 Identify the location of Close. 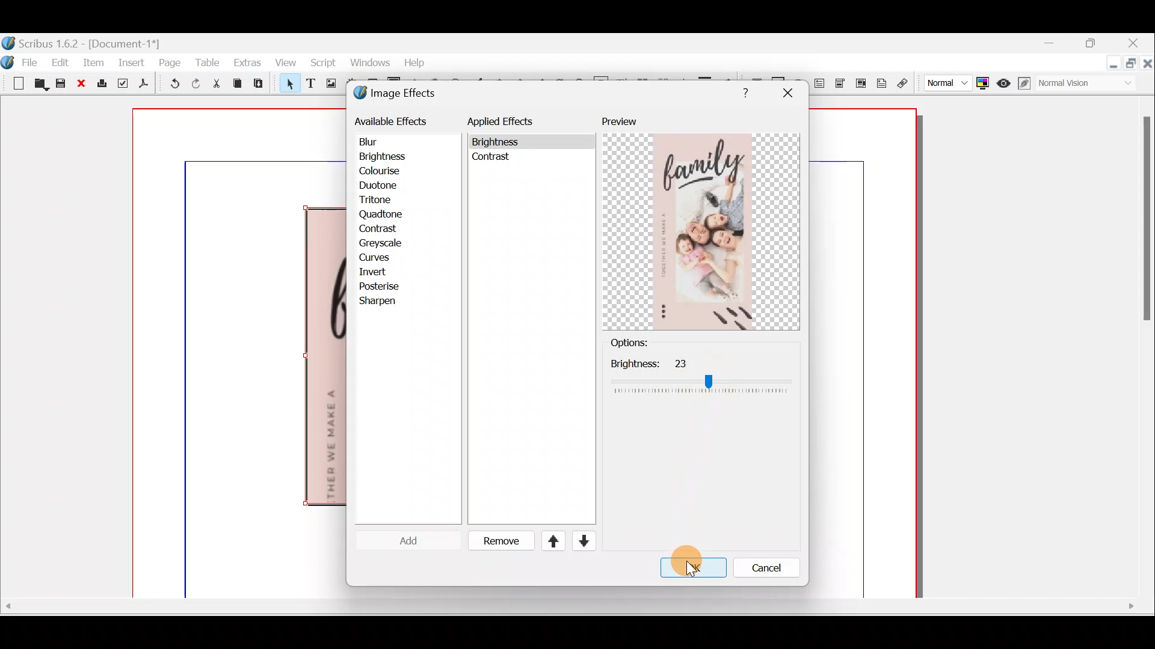
(1148, 66).